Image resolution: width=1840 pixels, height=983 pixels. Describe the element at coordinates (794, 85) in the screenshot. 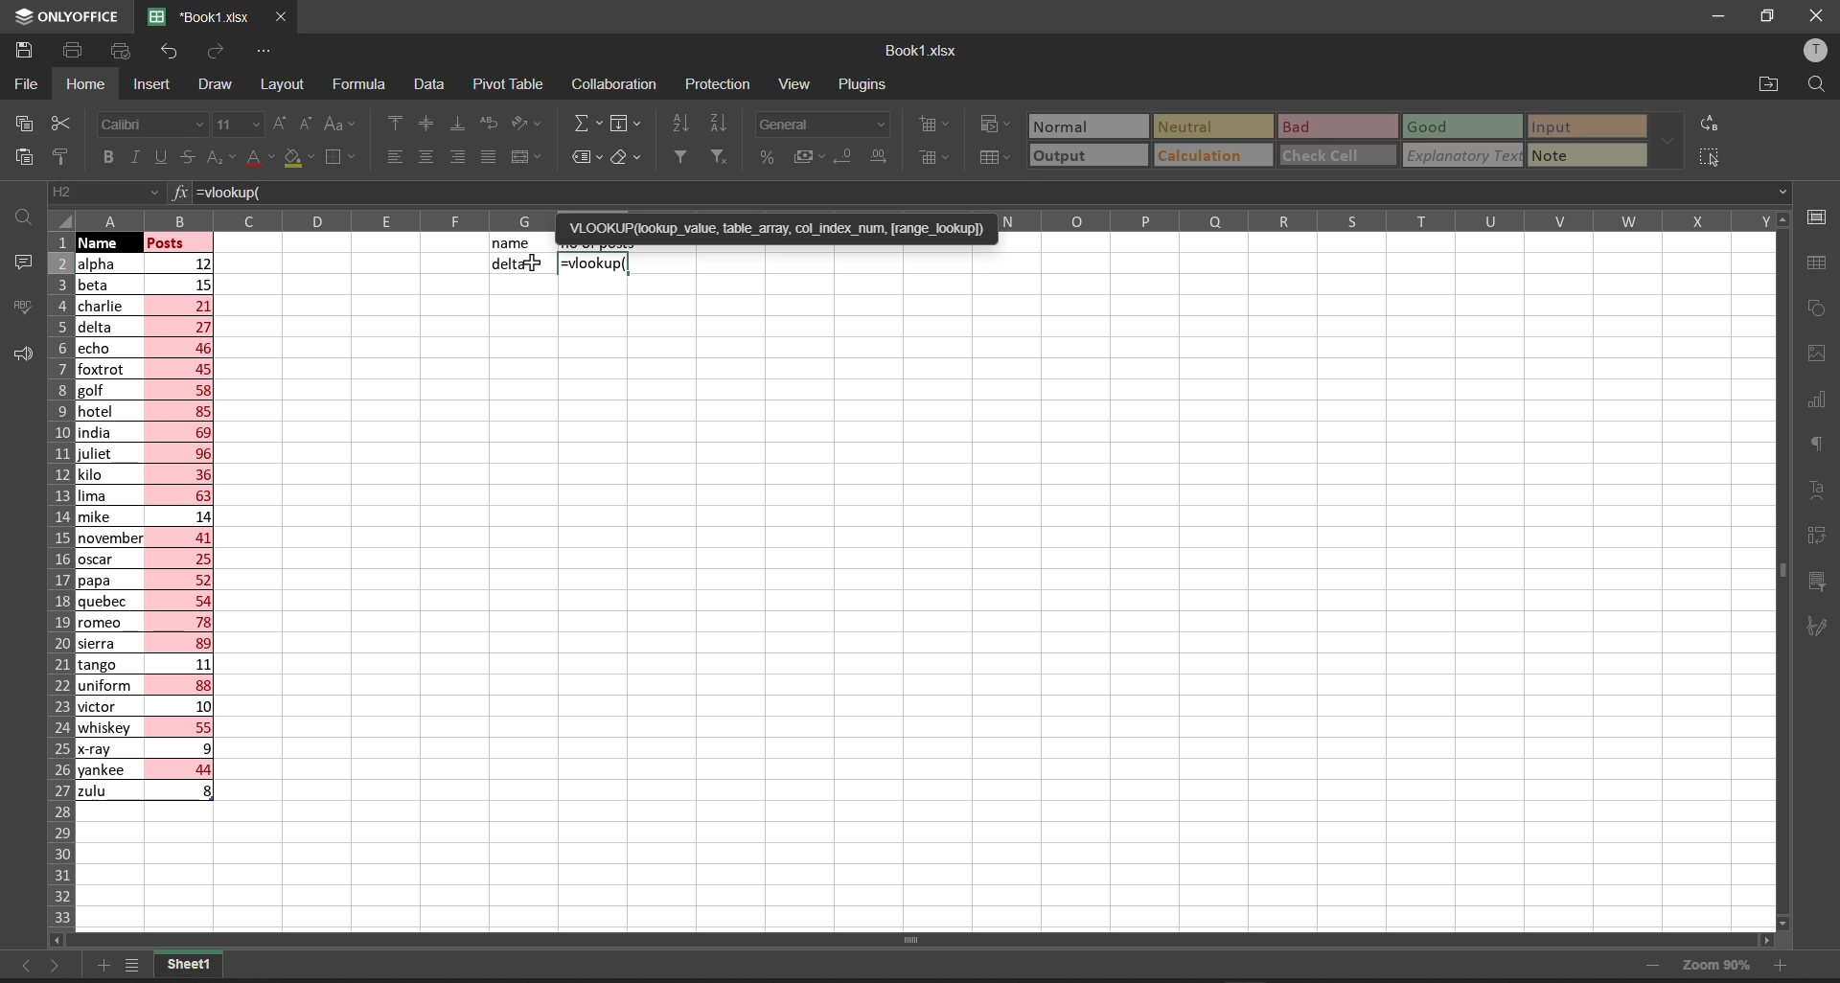

I see `view` at that location.